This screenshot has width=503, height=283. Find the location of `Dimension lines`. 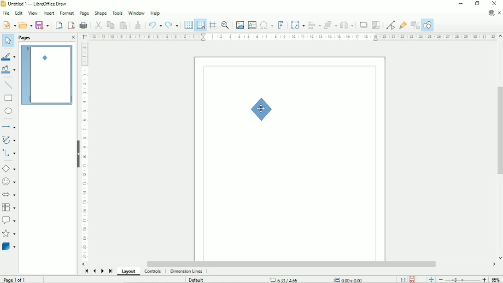

Dimension lines is located at coordinates (187, 271).